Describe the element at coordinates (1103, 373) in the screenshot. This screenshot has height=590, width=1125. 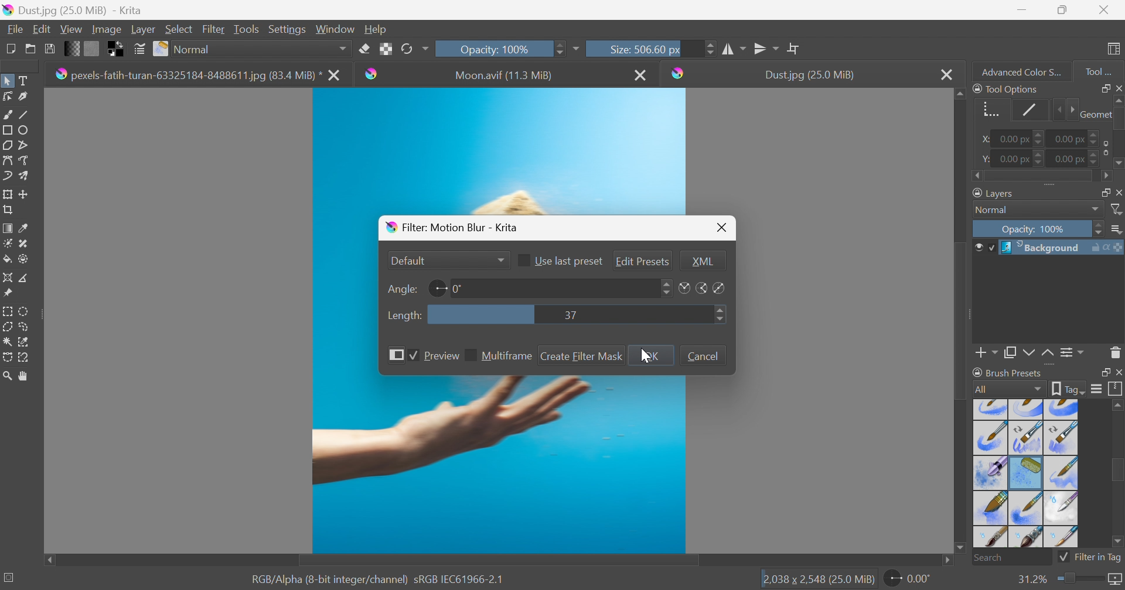
I see `Float Docker` at that location.